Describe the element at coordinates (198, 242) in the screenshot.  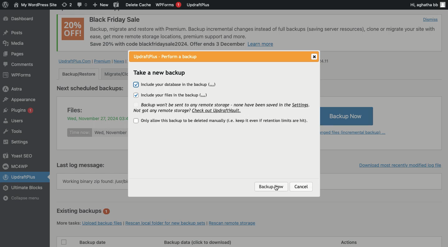
I see `Backup data (click to download)` at that location.